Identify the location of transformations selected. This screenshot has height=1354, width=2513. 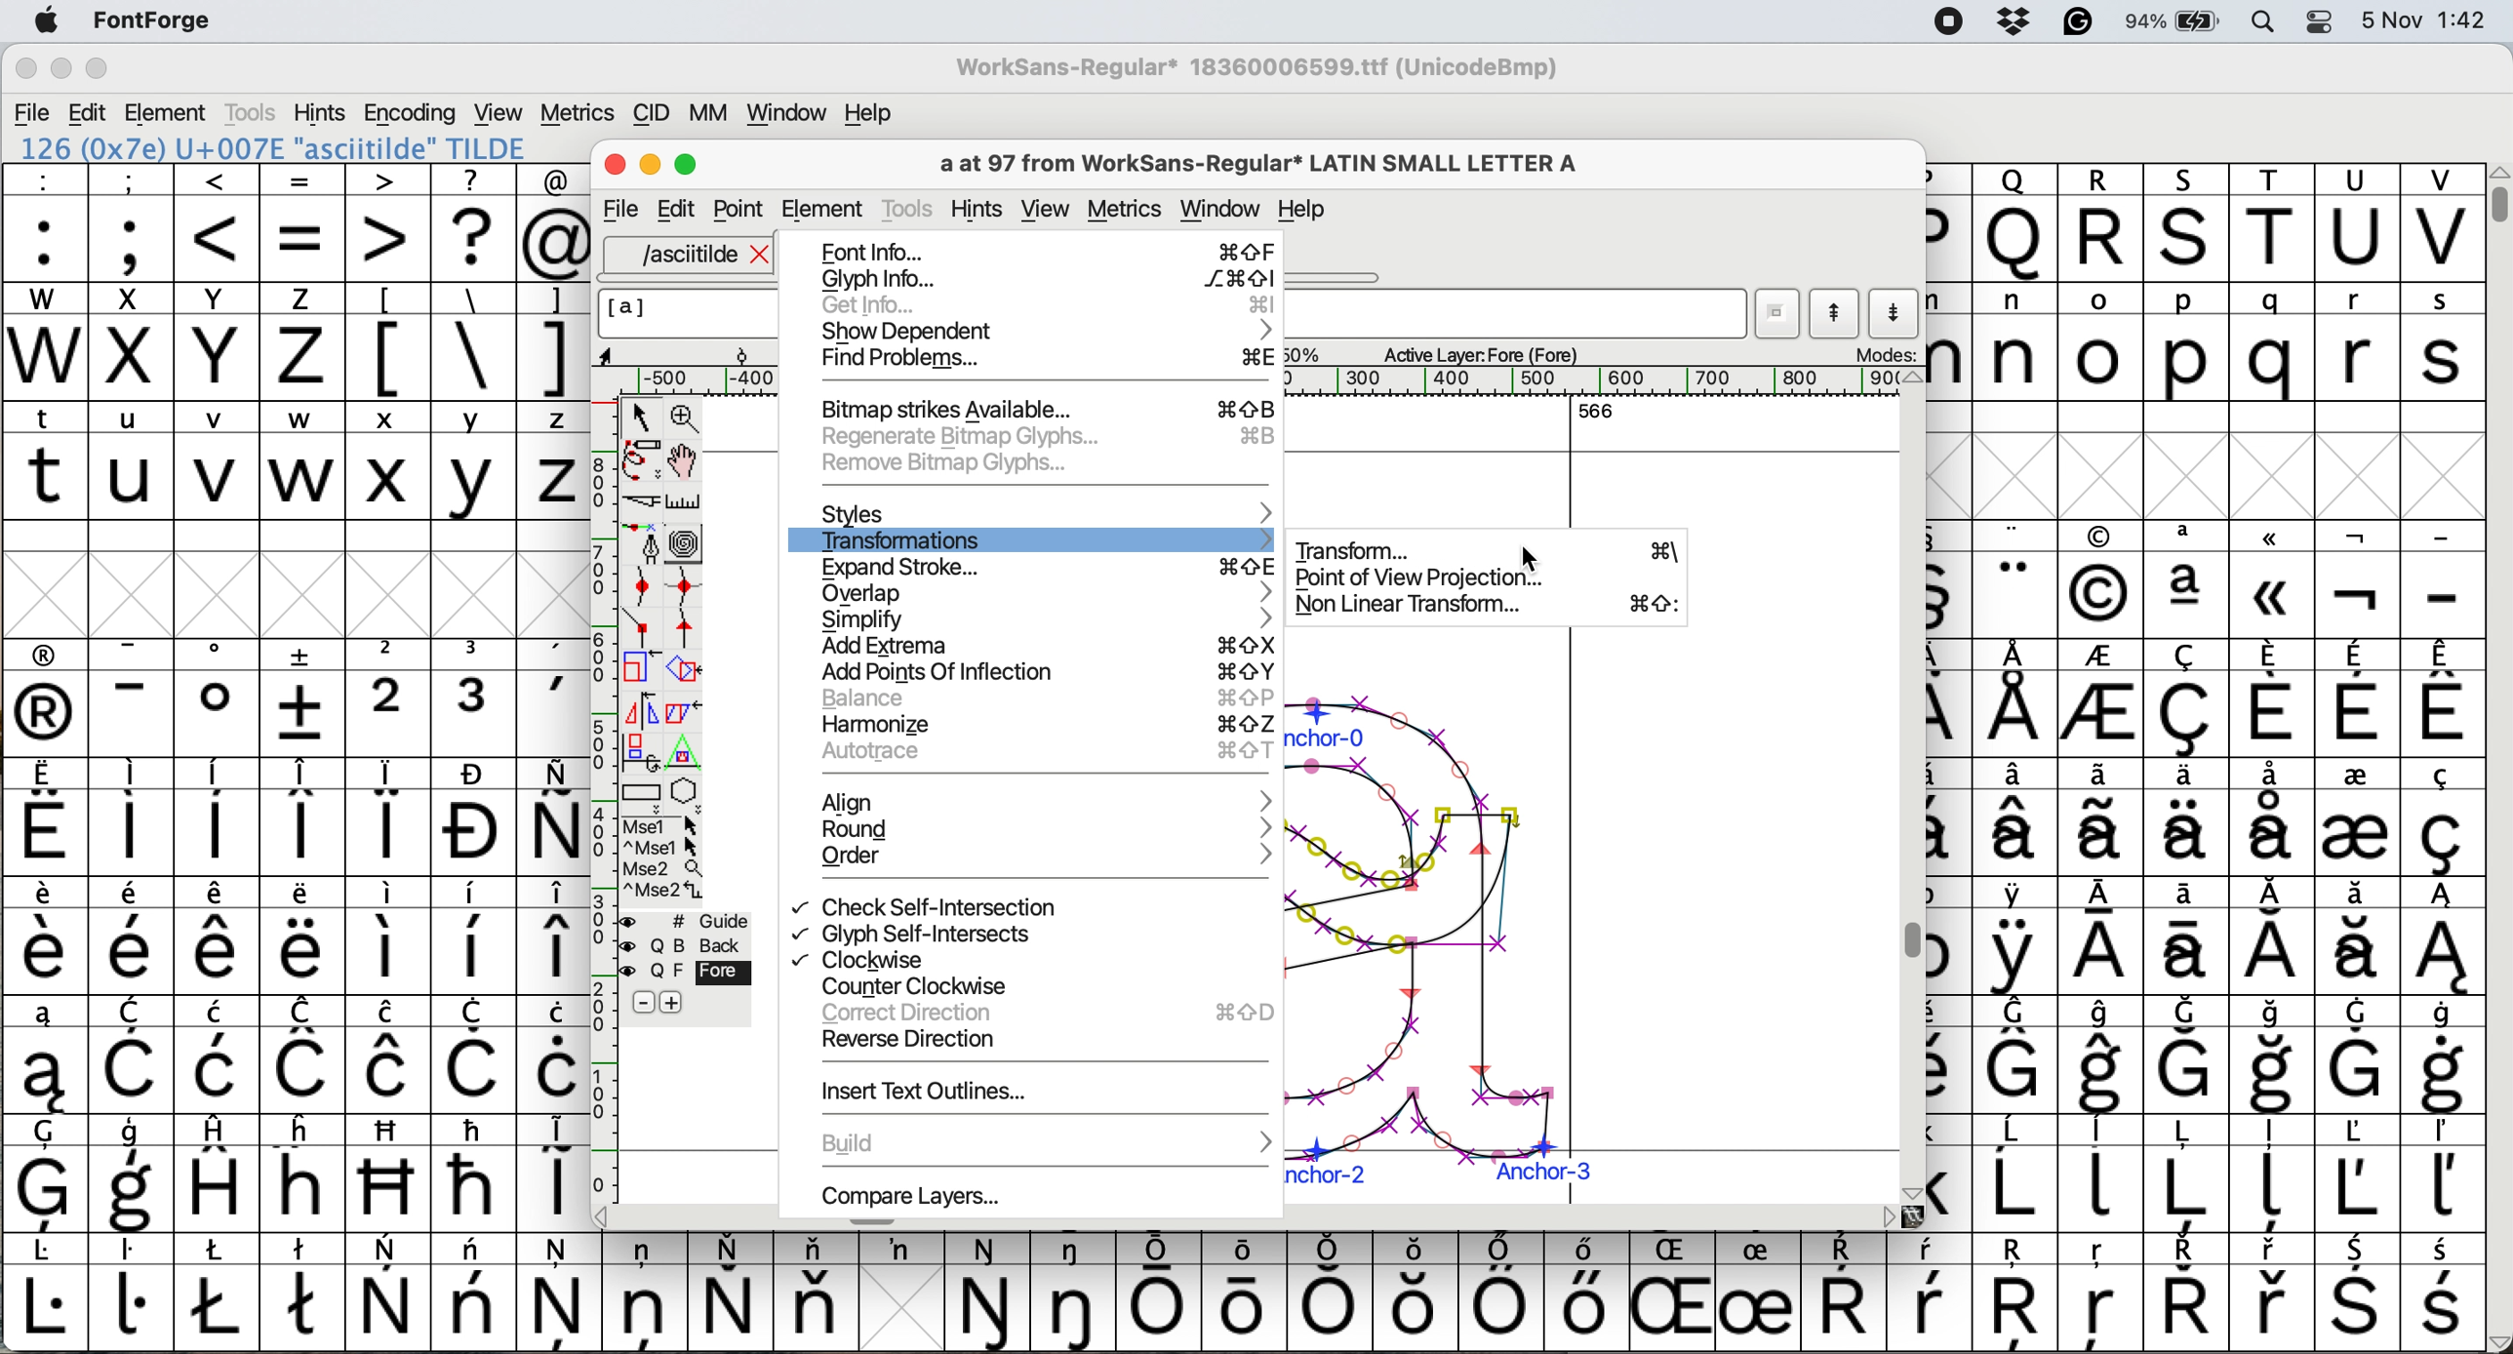
(1034, 540).